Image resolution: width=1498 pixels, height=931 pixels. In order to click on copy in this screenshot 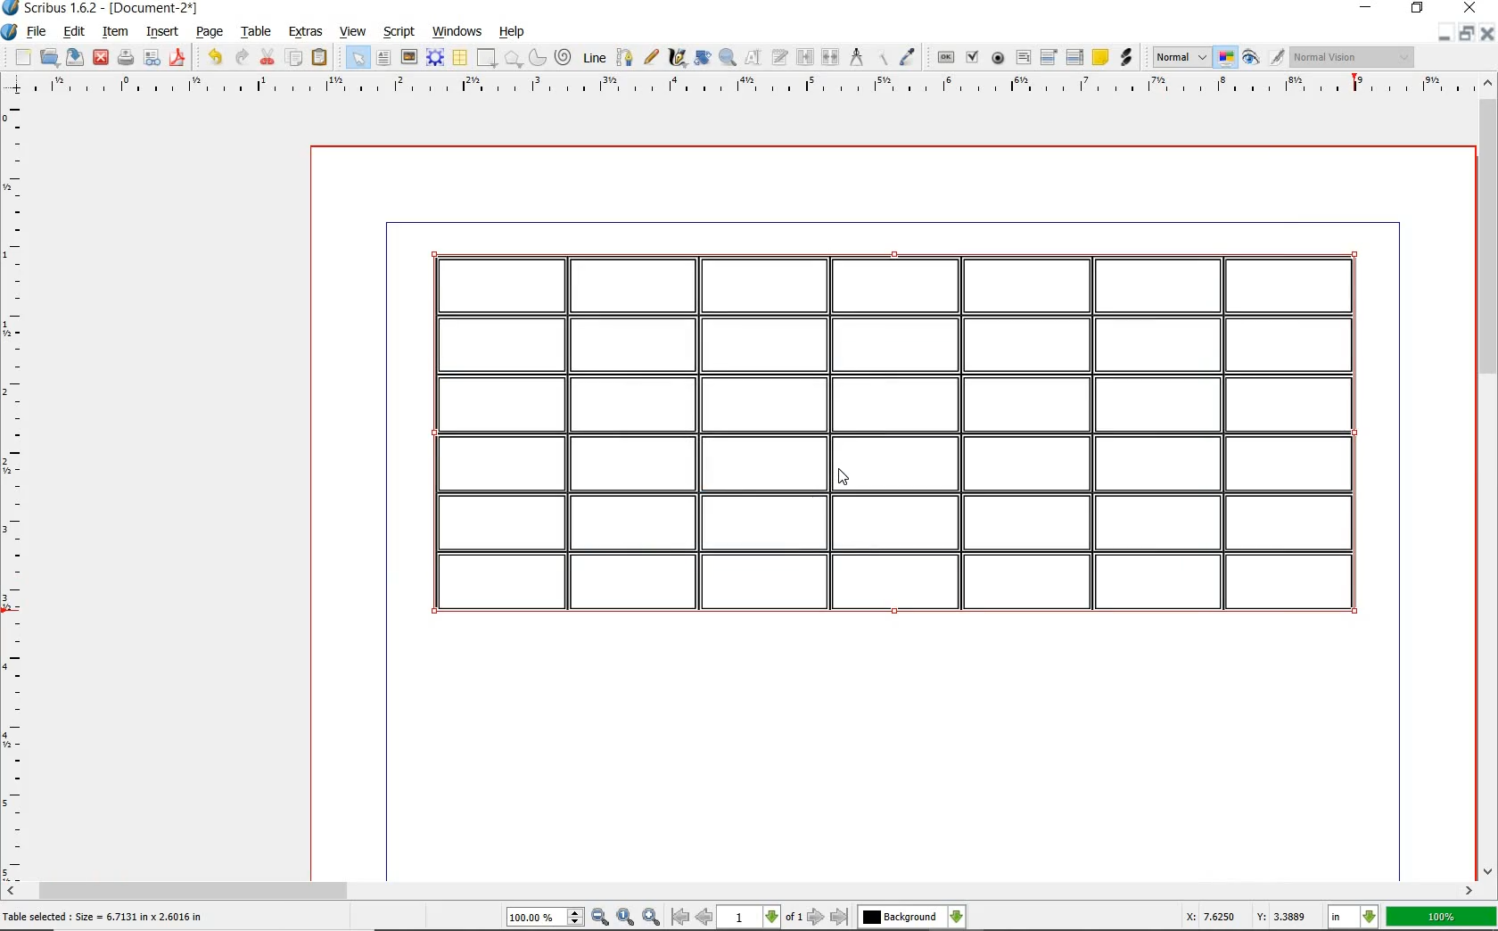, I will do `click(295, 59)`.